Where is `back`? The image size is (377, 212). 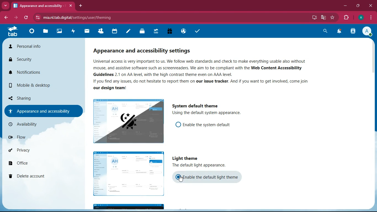 back is located at coordinates (7, 18).